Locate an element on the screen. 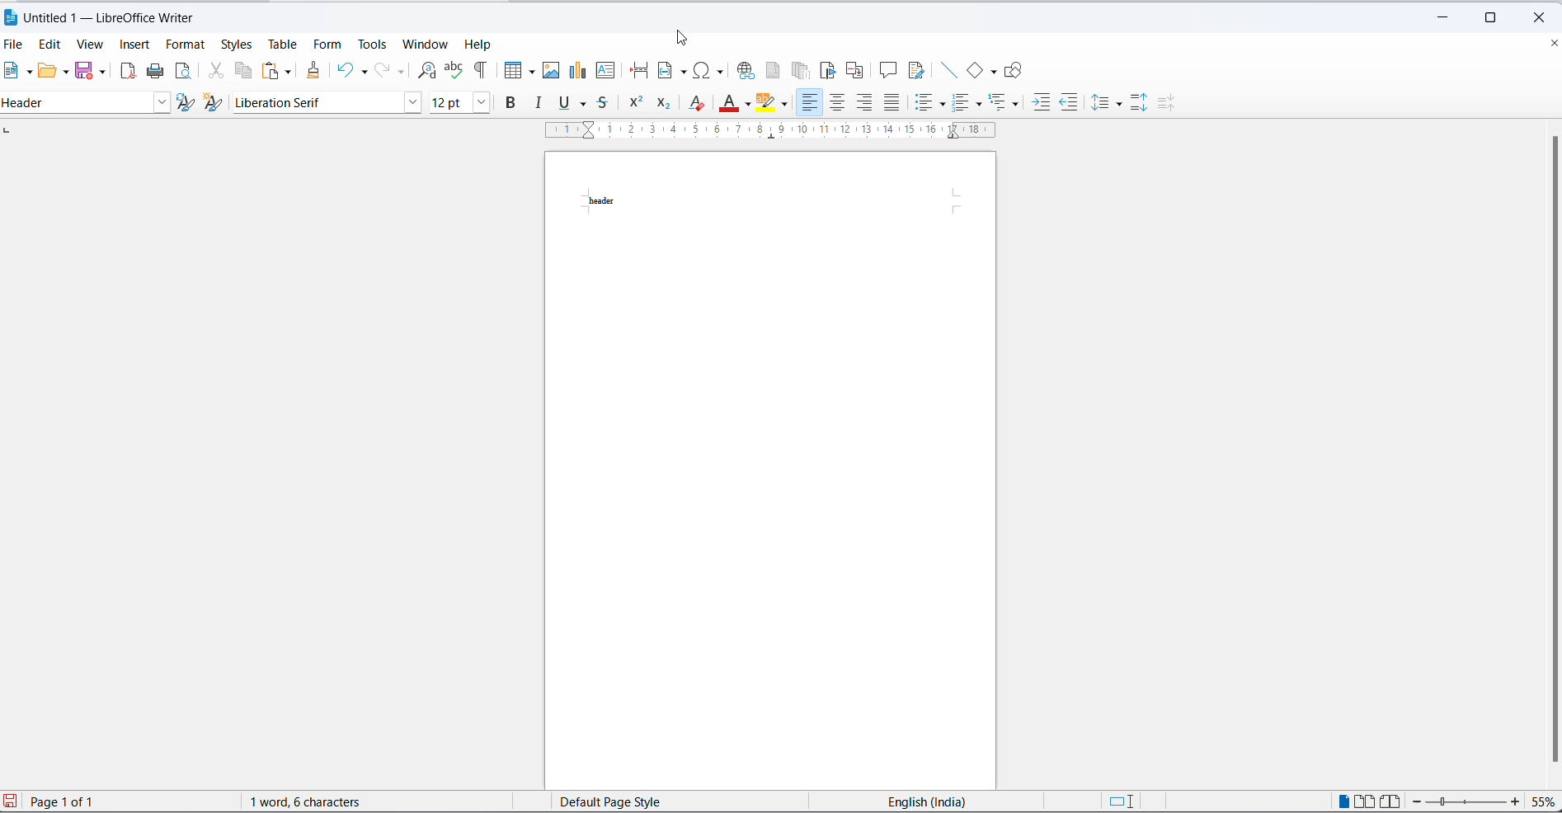  select outline format is located at coordinates (1007, 104).